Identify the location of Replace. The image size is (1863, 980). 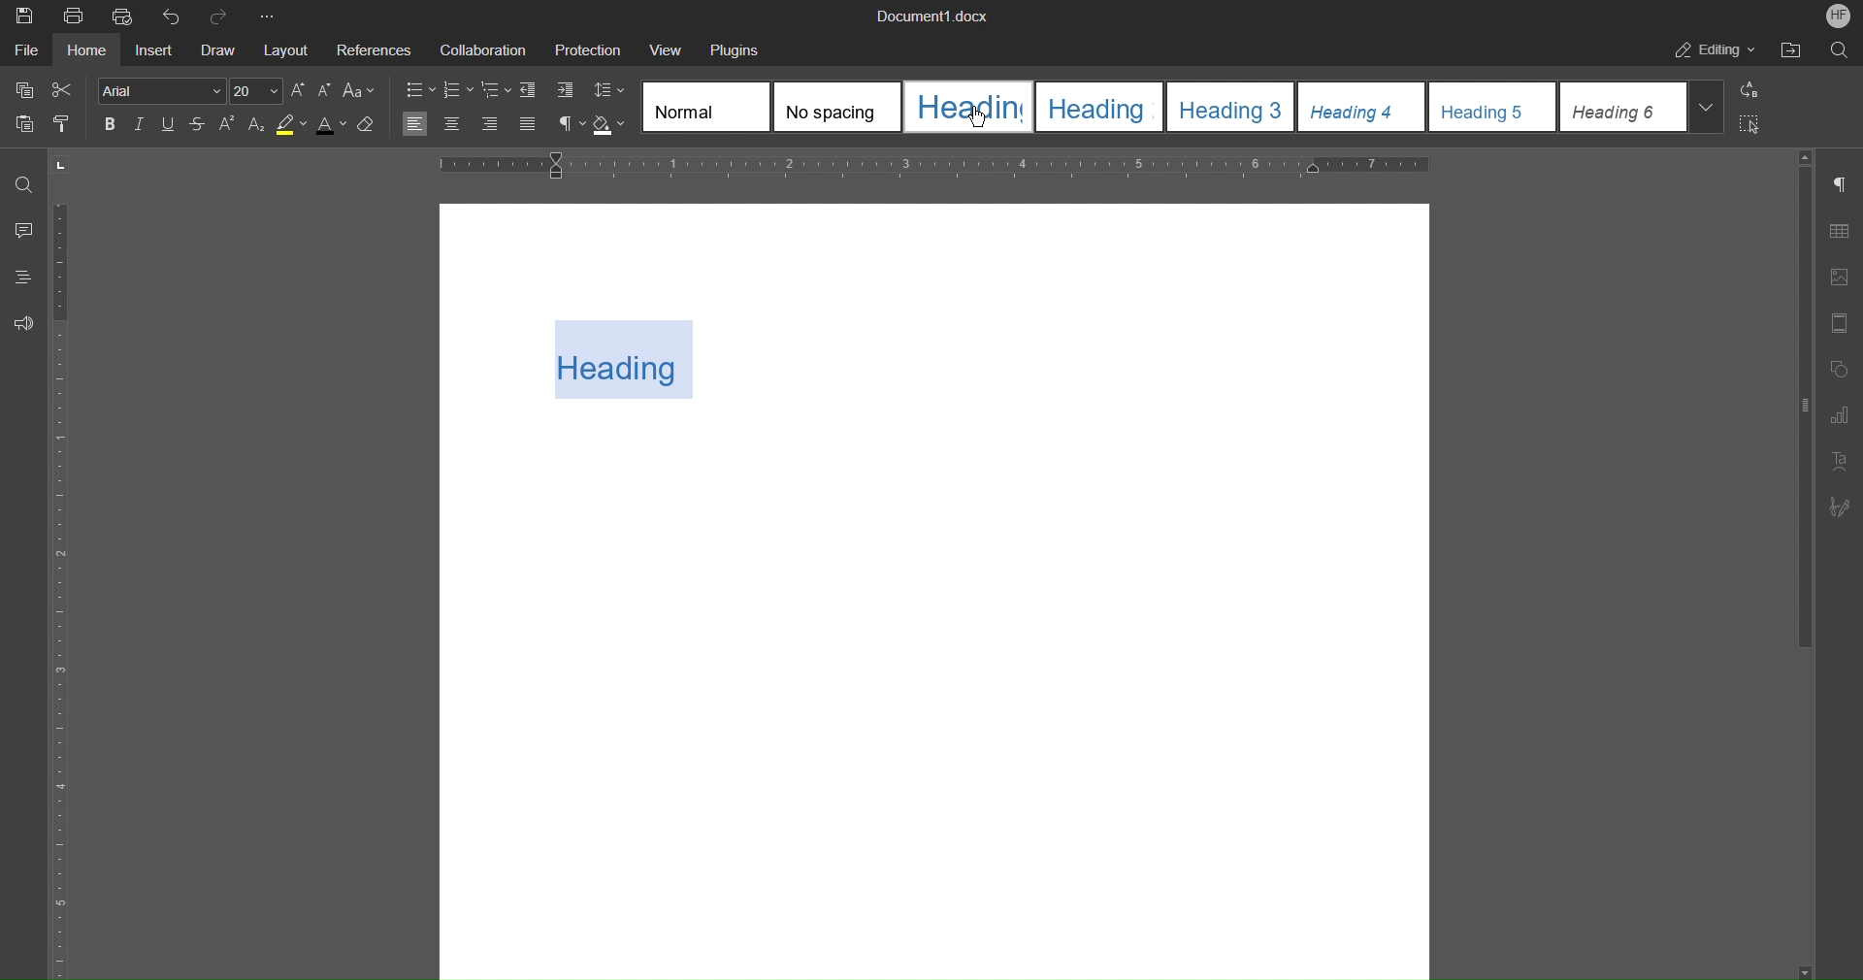
(1750, 90).